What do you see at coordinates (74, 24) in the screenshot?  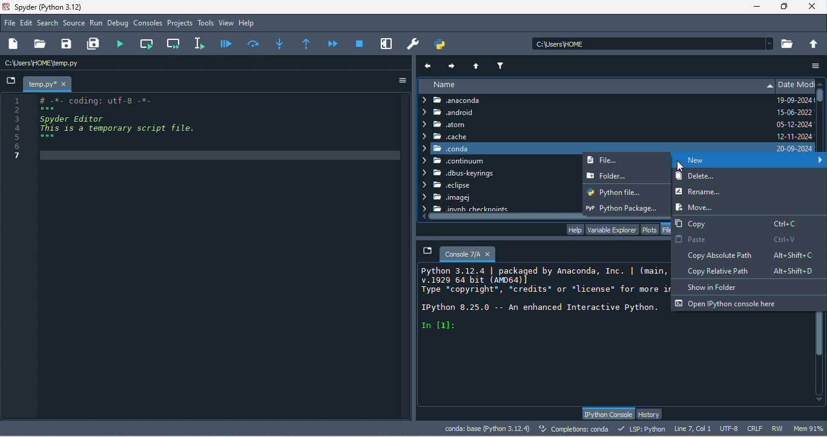 I see `source` at bounding box center [74, 24].